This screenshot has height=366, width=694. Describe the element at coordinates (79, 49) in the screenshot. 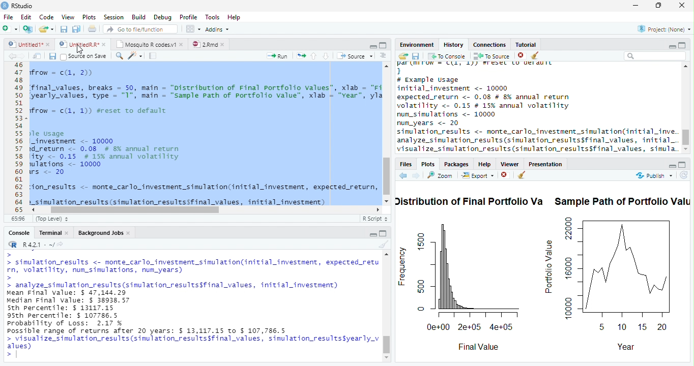

I see `Mouse Cursor` at that location.